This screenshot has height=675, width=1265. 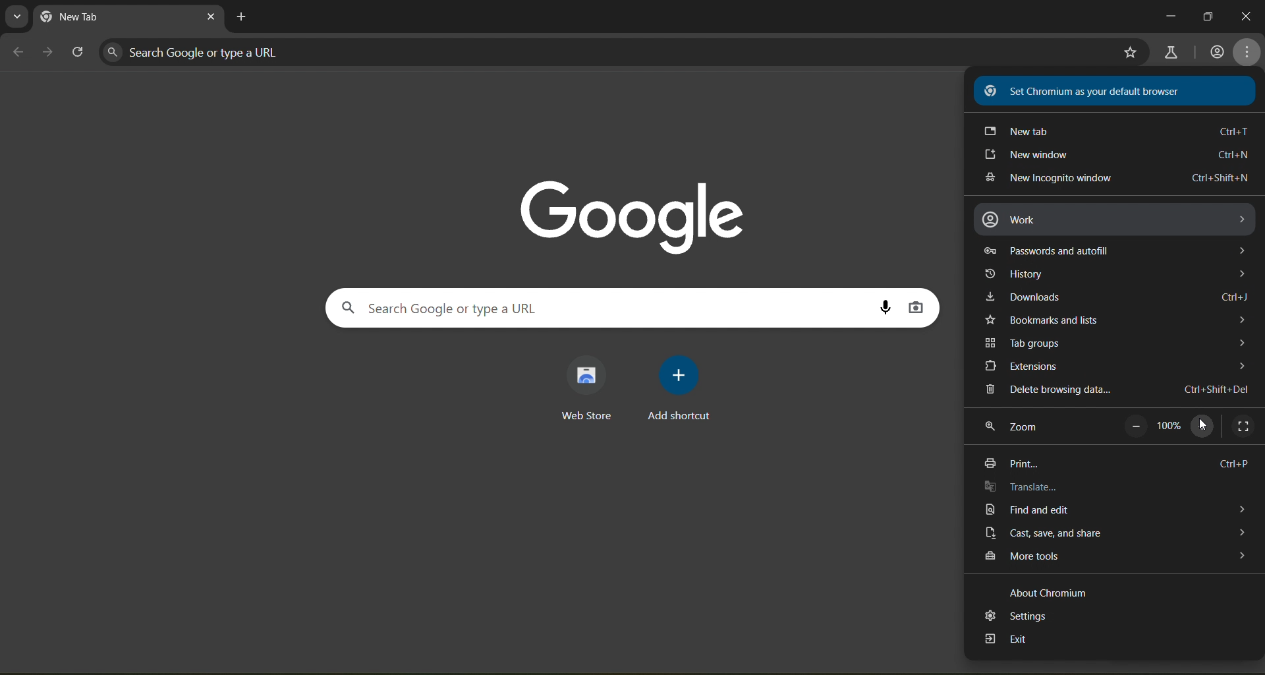 I want to click on new window, so click(x=1115, y=156).